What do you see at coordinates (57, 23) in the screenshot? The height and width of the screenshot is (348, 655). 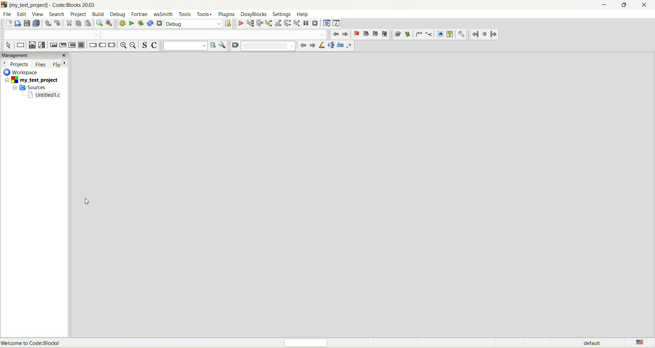 I see `redo` at bounding box center [57, 23].